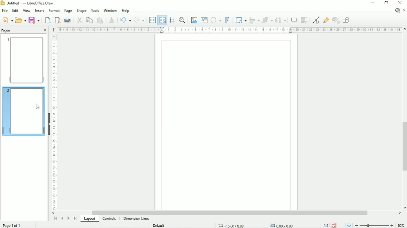 This screenshot has width=407, height=228. What do you see at coordinates (374, 225) in the screenshot?
I see `Zoom out/in` at bounding box center [374, 225].